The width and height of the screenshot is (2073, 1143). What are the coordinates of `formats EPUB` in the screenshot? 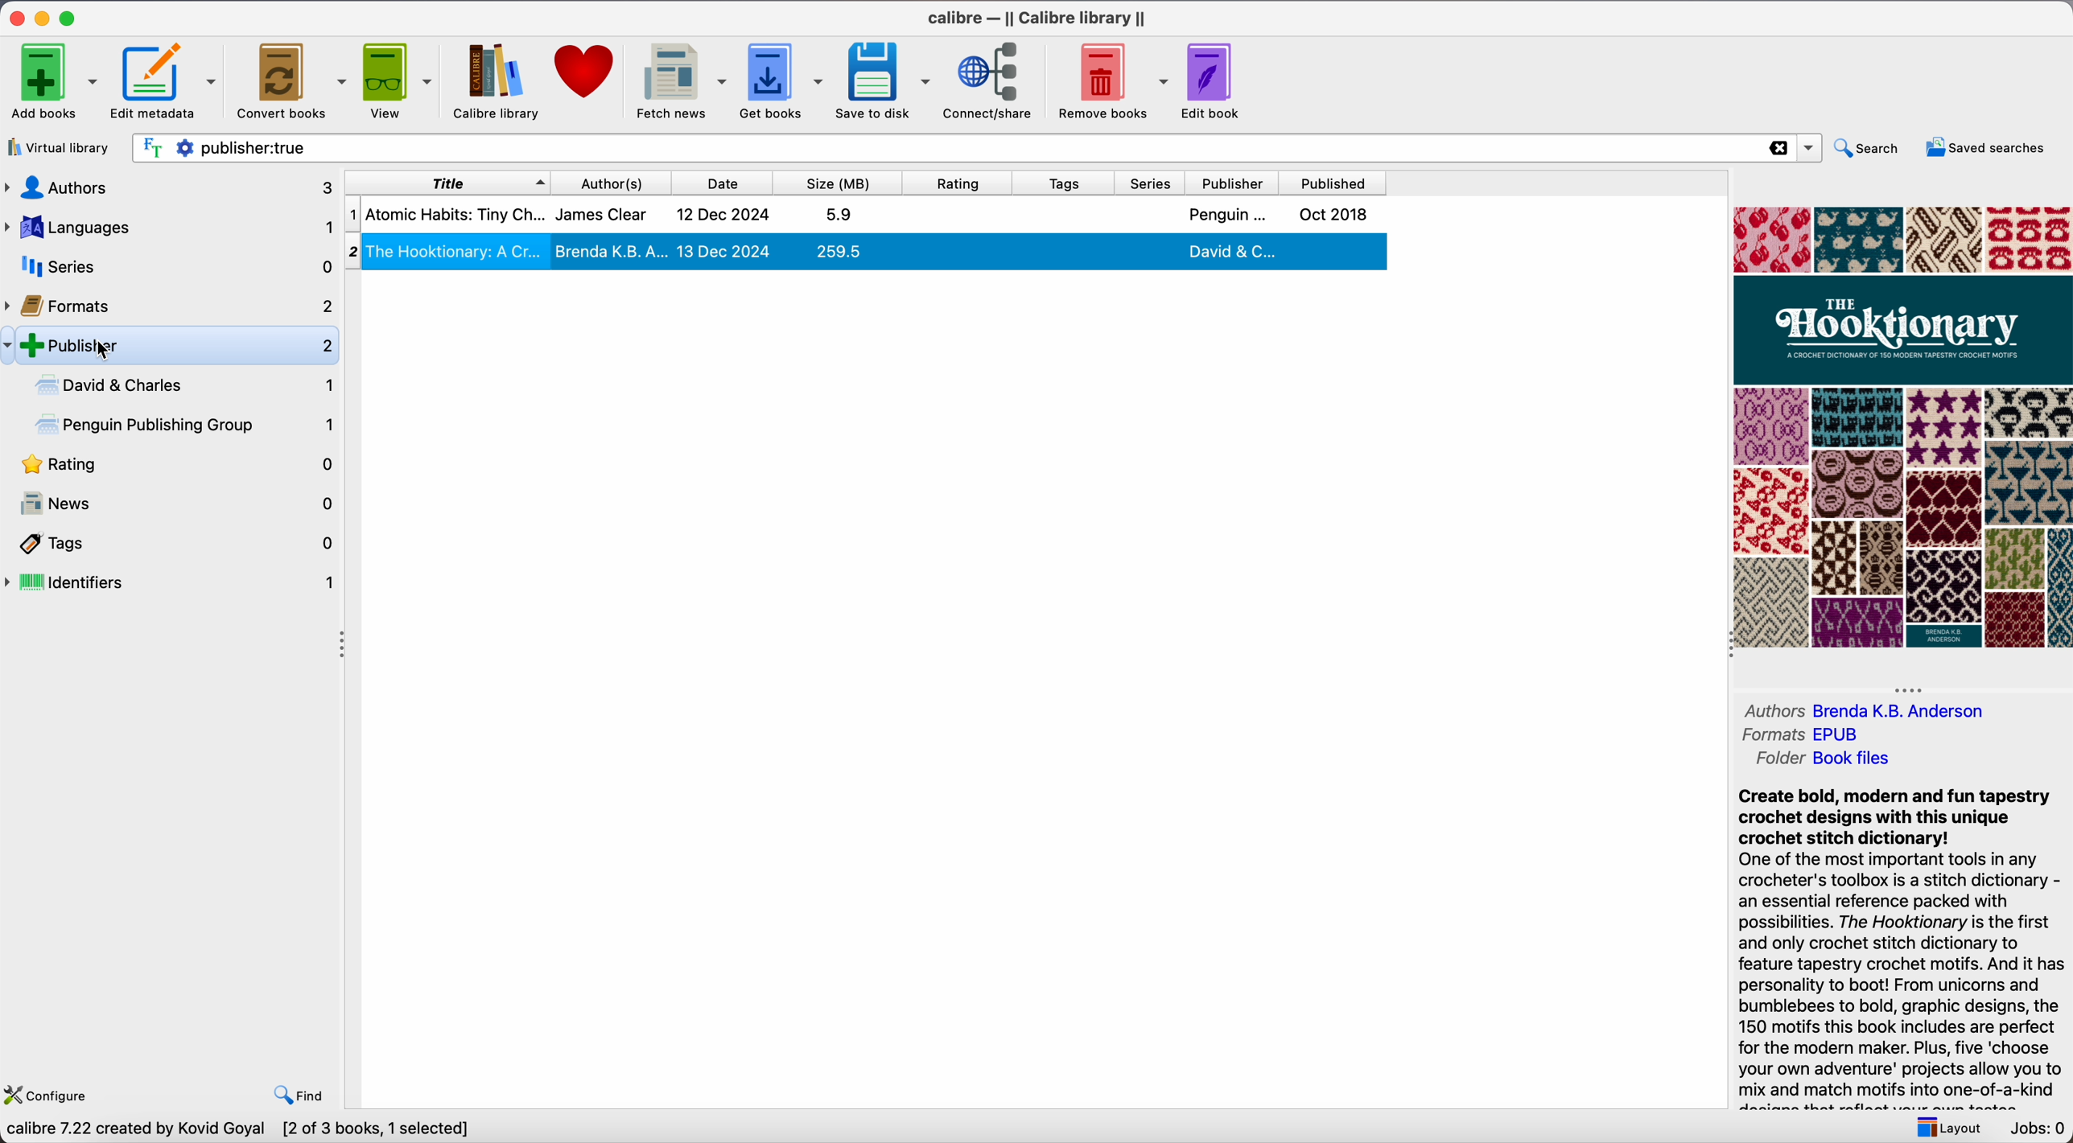 It's located at (1808, 734).